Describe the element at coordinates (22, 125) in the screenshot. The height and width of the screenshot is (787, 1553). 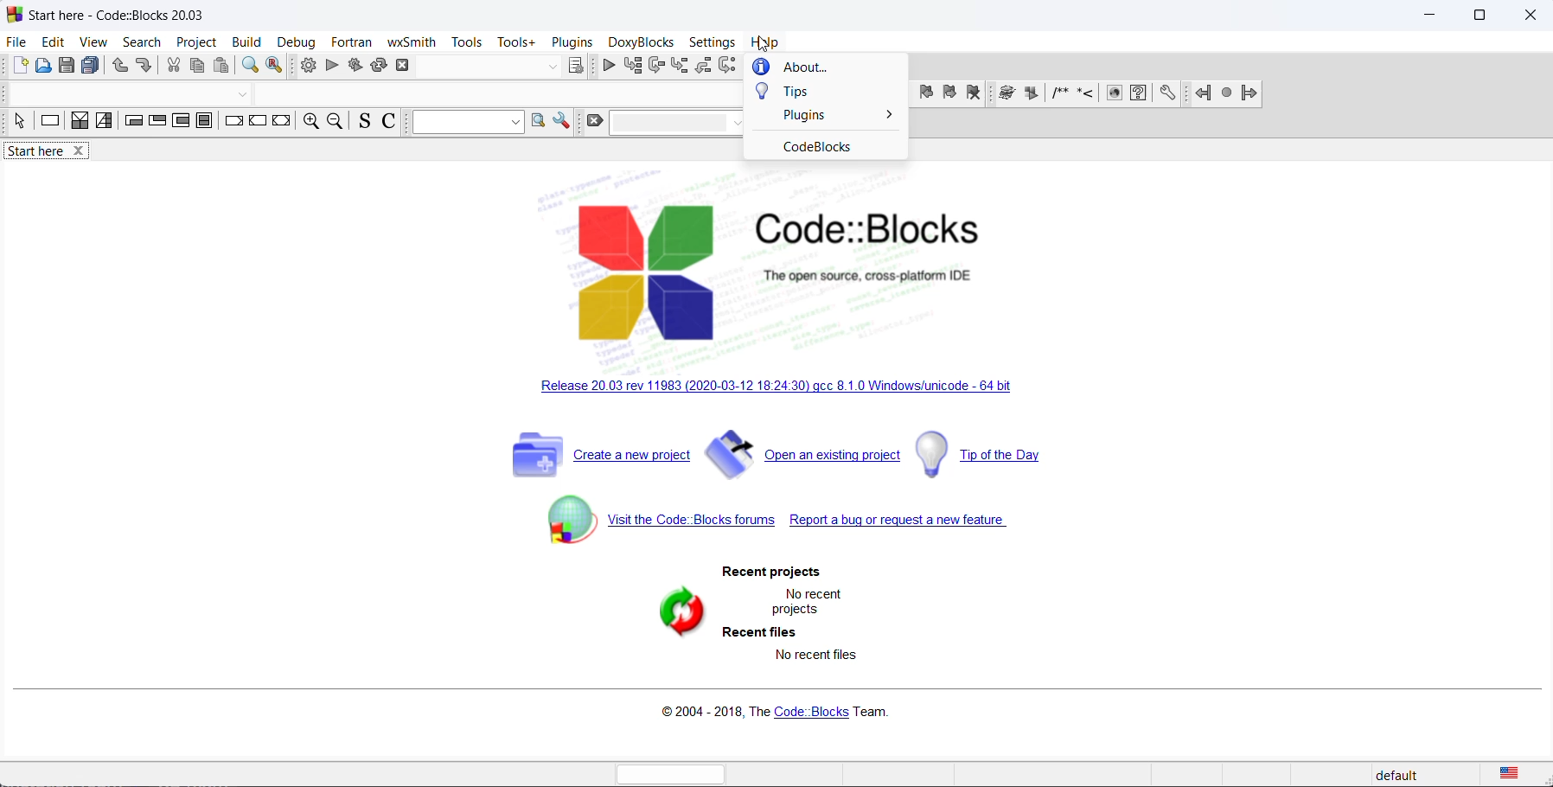
I see `select` at that location.